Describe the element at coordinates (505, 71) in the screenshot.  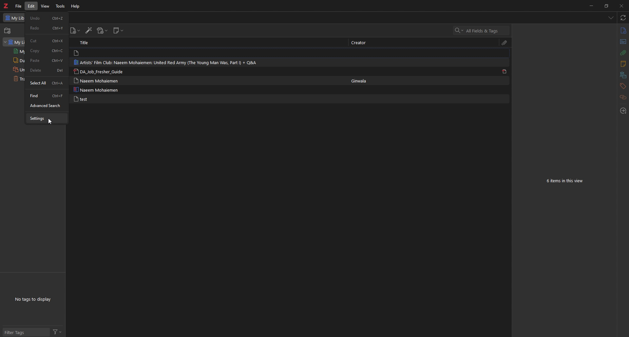
I see `pdf` at that location.